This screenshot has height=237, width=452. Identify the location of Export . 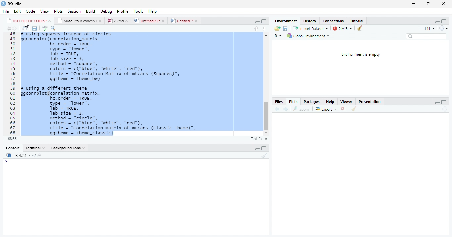
(325, 109).